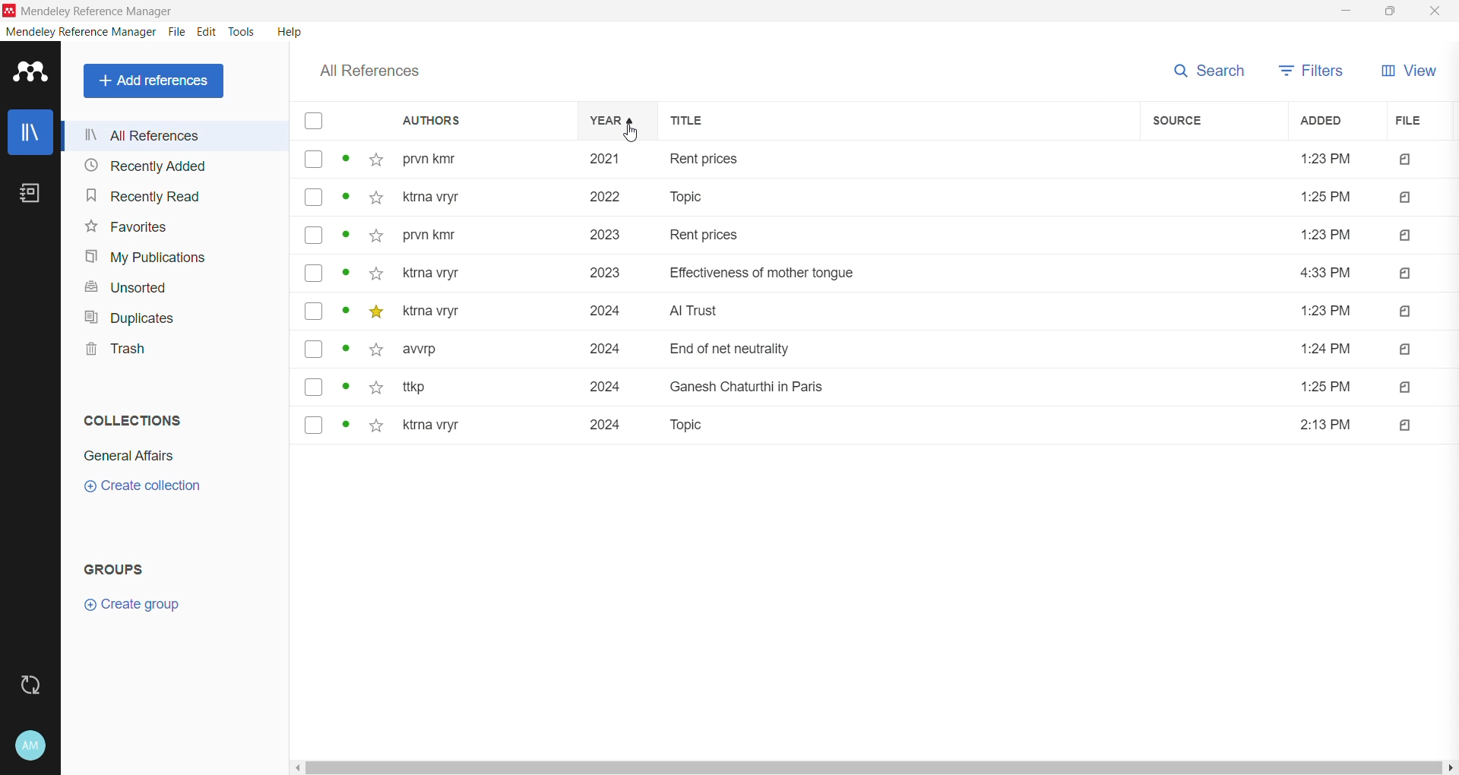 The width and height of the screenshot is (1459, 775). I want to click on click to add to favorites, so click(376, 349).